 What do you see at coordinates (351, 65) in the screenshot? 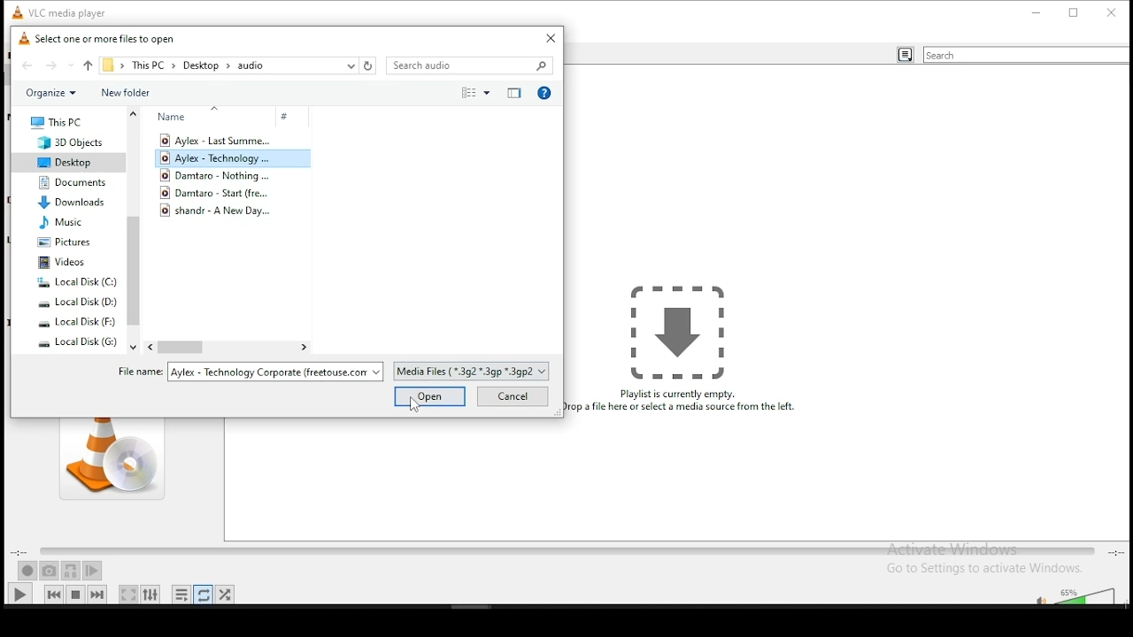
I see `recent locations` at bounding box center [351, 65].